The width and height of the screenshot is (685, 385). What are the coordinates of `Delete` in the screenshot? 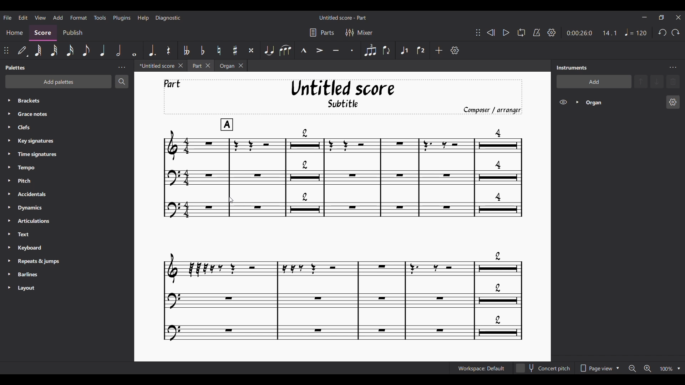 It's located at (673, 82).